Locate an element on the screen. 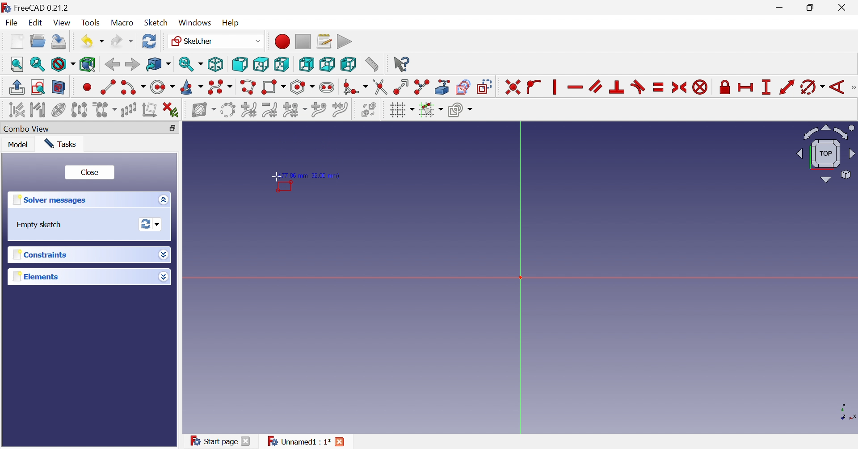  Leave sketch is located at coordinates (16, 87).